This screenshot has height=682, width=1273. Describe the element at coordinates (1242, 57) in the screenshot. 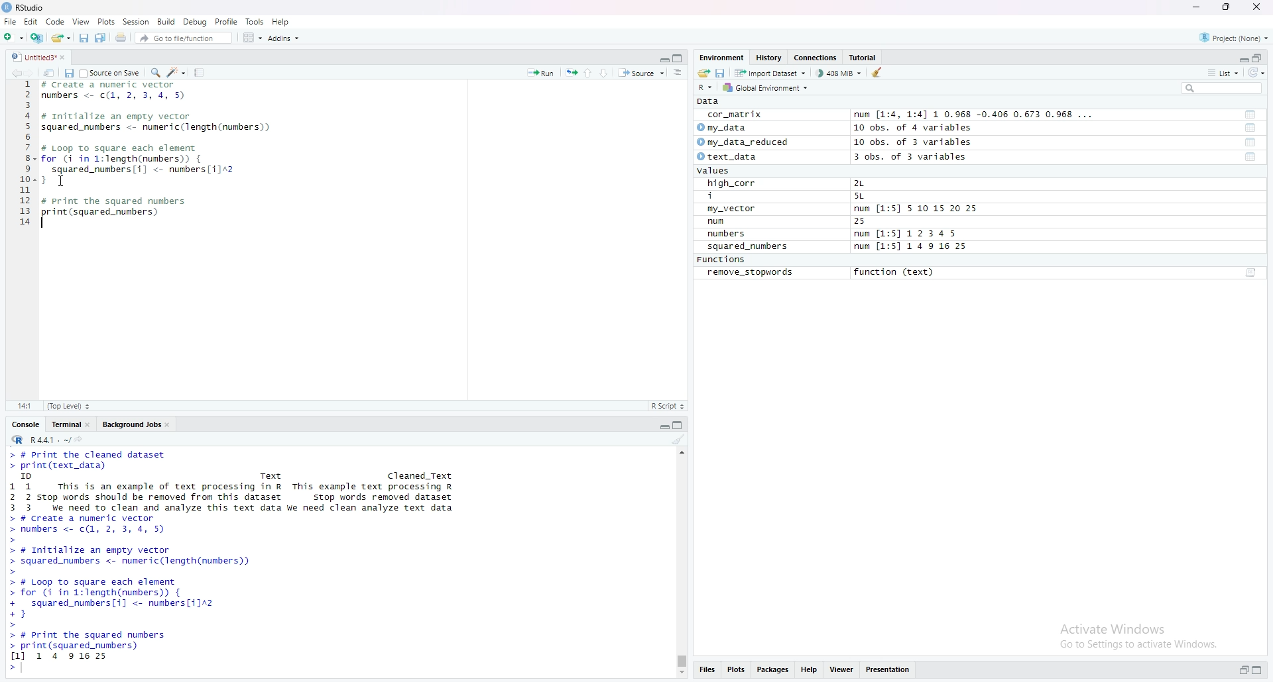

I see `minimize` at that location.